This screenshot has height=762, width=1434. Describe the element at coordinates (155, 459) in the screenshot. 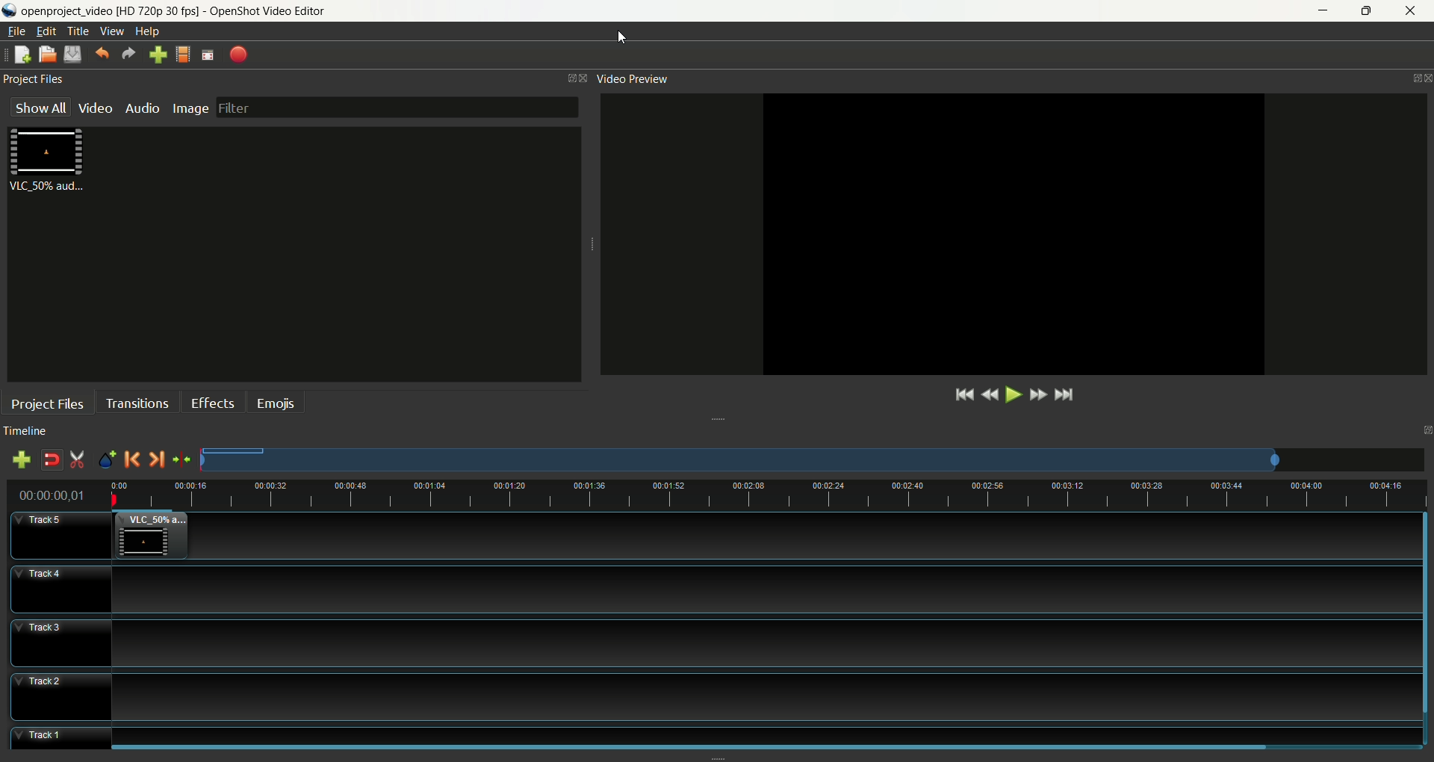

I see `next marker` at that location.